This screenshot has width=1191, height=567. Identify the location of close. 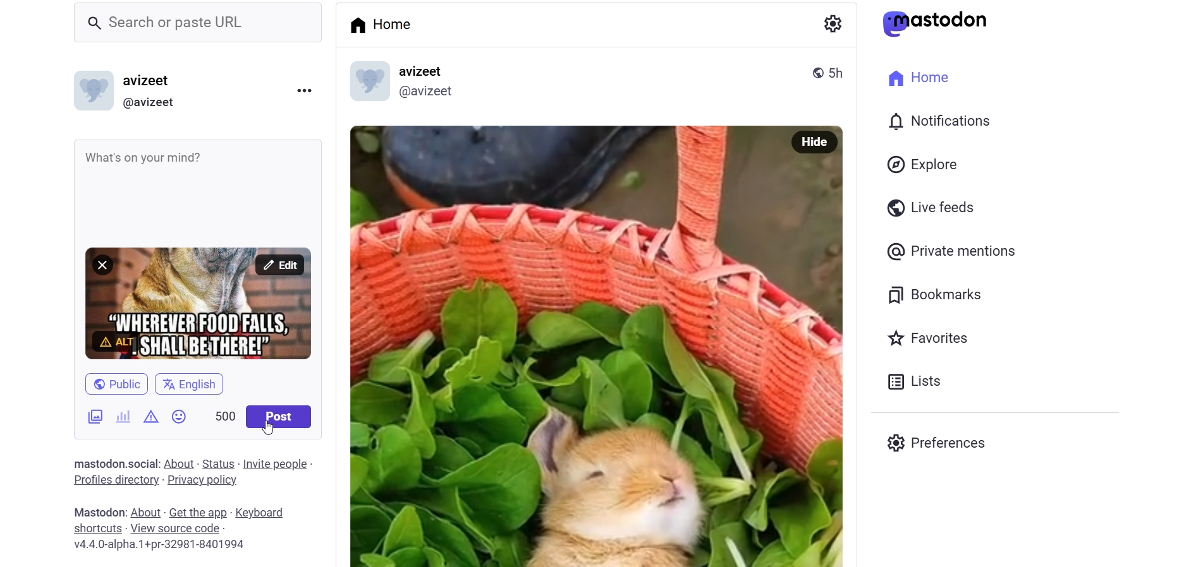
(101, 264).